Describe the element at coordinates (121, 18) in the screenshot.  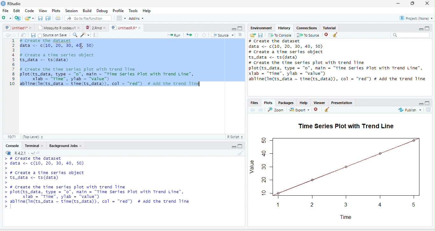
I see `Workspace panes` at that location.